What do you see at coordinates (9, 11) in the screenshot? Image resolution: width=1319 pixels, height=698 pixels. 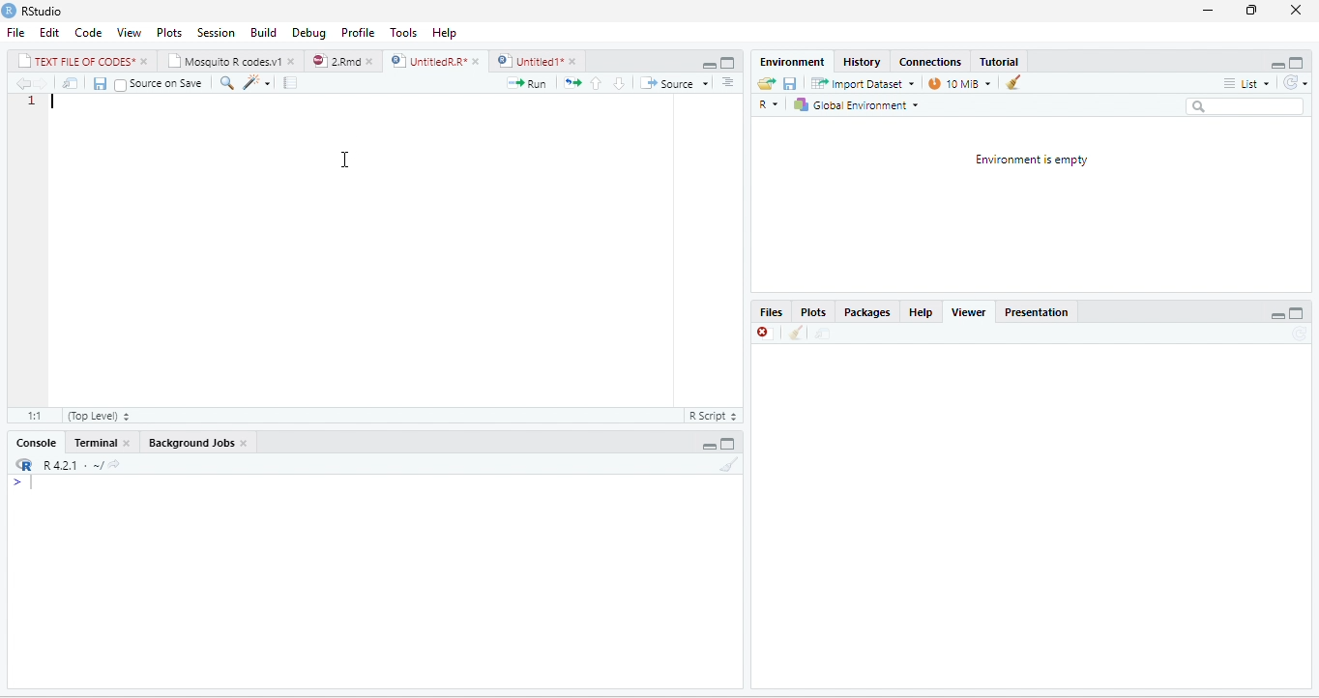 I see `RStudio logo` at bounding box center [9, 11].